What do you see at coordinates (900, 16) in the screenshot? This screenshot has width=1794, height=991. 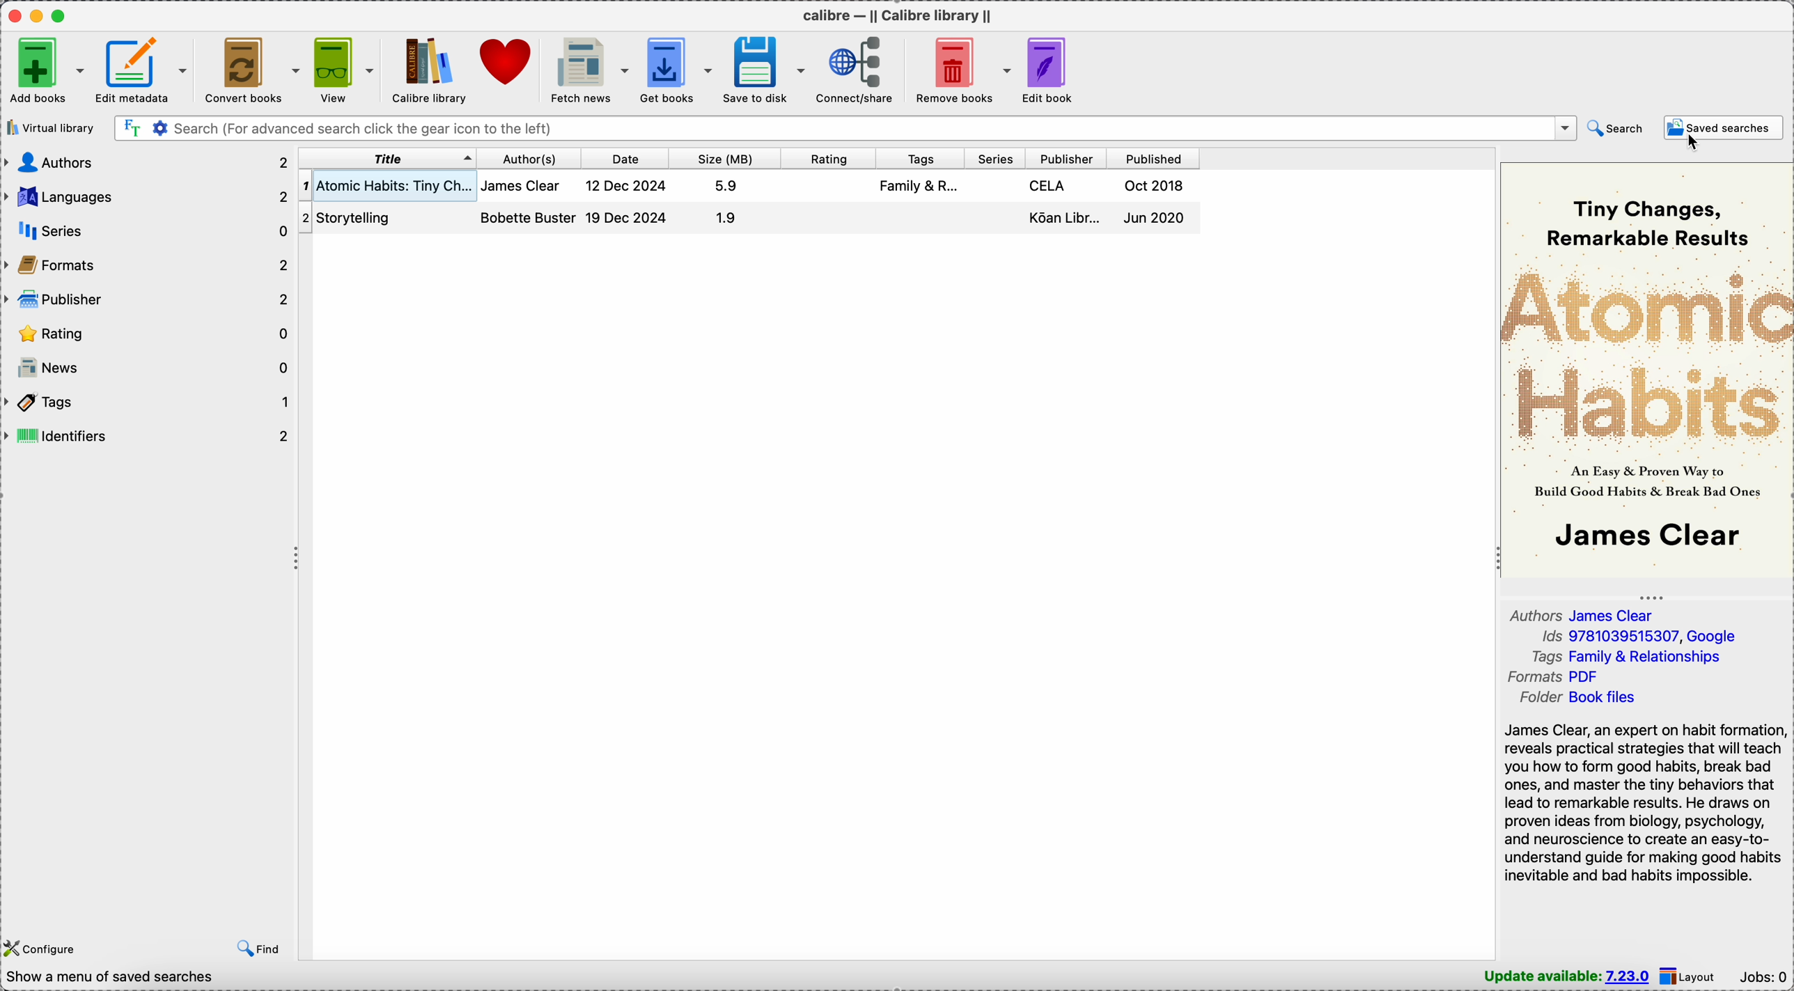 I see `calibre-|| calibre ||` at bounding box center [900, 16].